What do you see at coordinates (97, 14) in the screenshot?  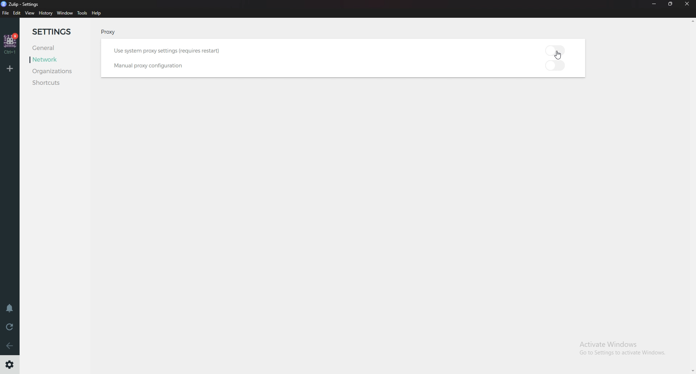 I see `help` at bounding box center [97, 14].